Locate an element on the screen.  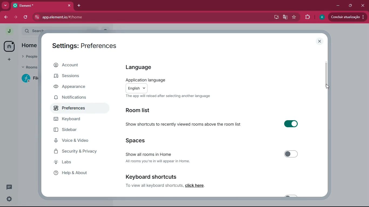
tab is located at coordinates (41, 5).